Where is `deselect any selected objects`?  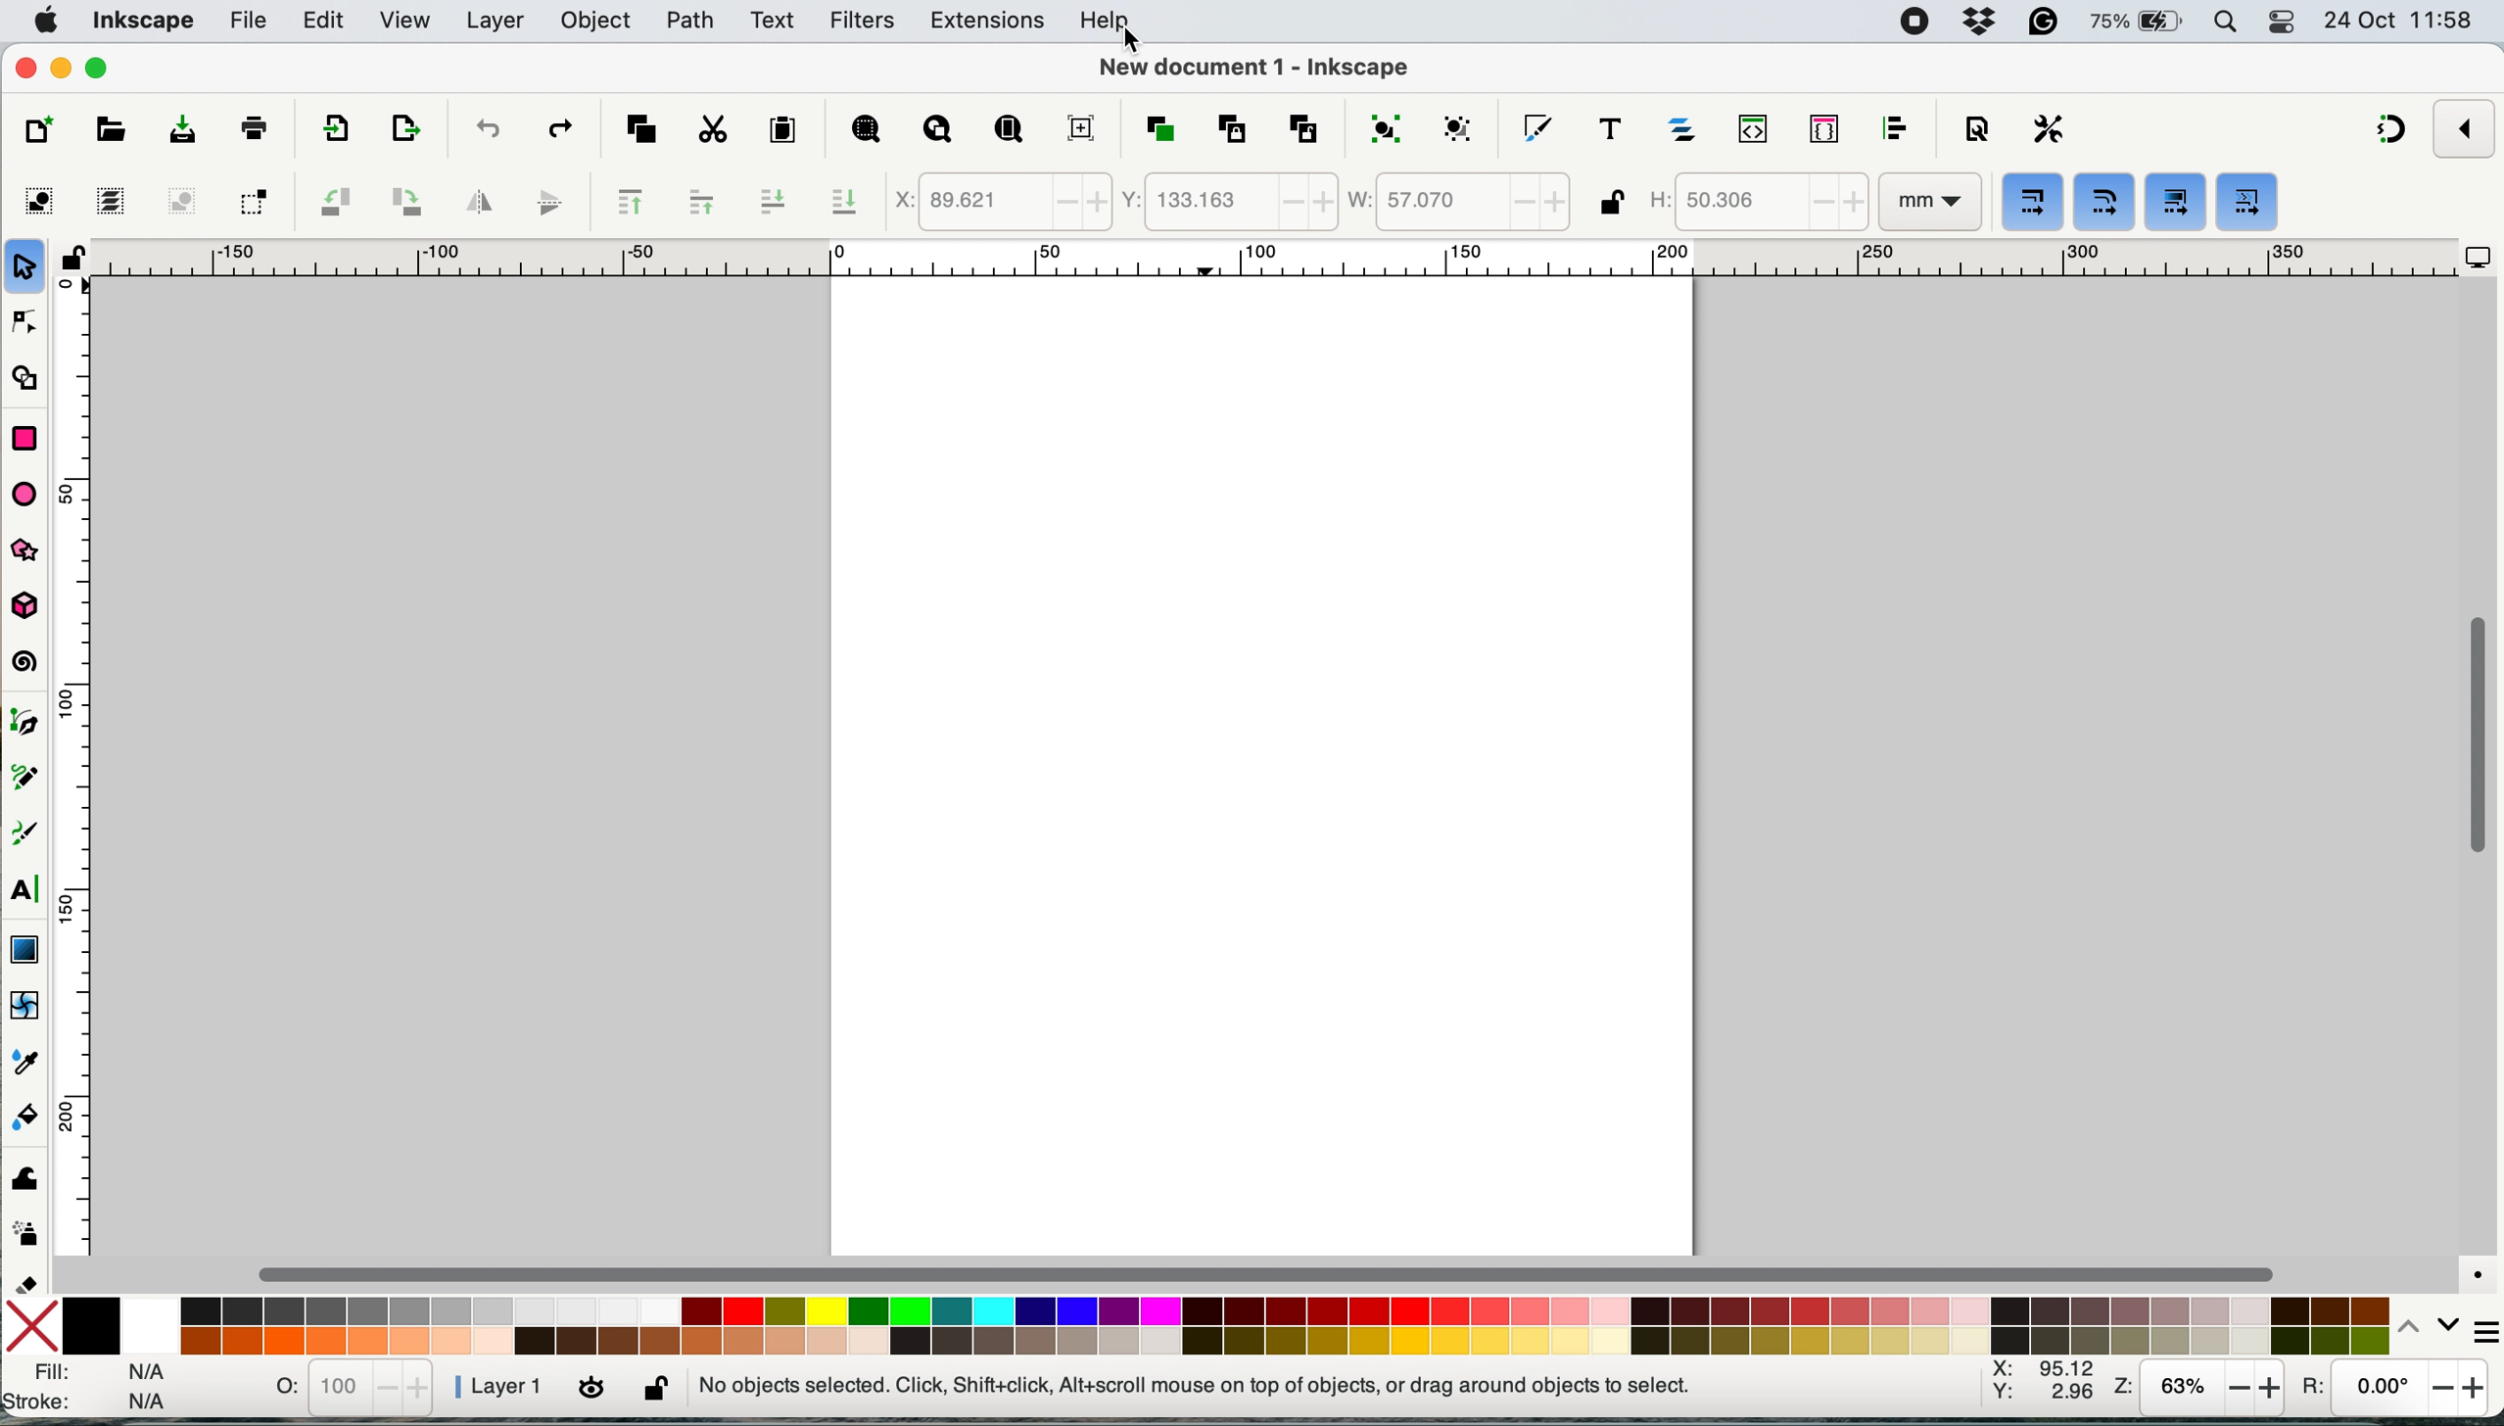 deselect any selected objects is located at coordinates (189, 204).